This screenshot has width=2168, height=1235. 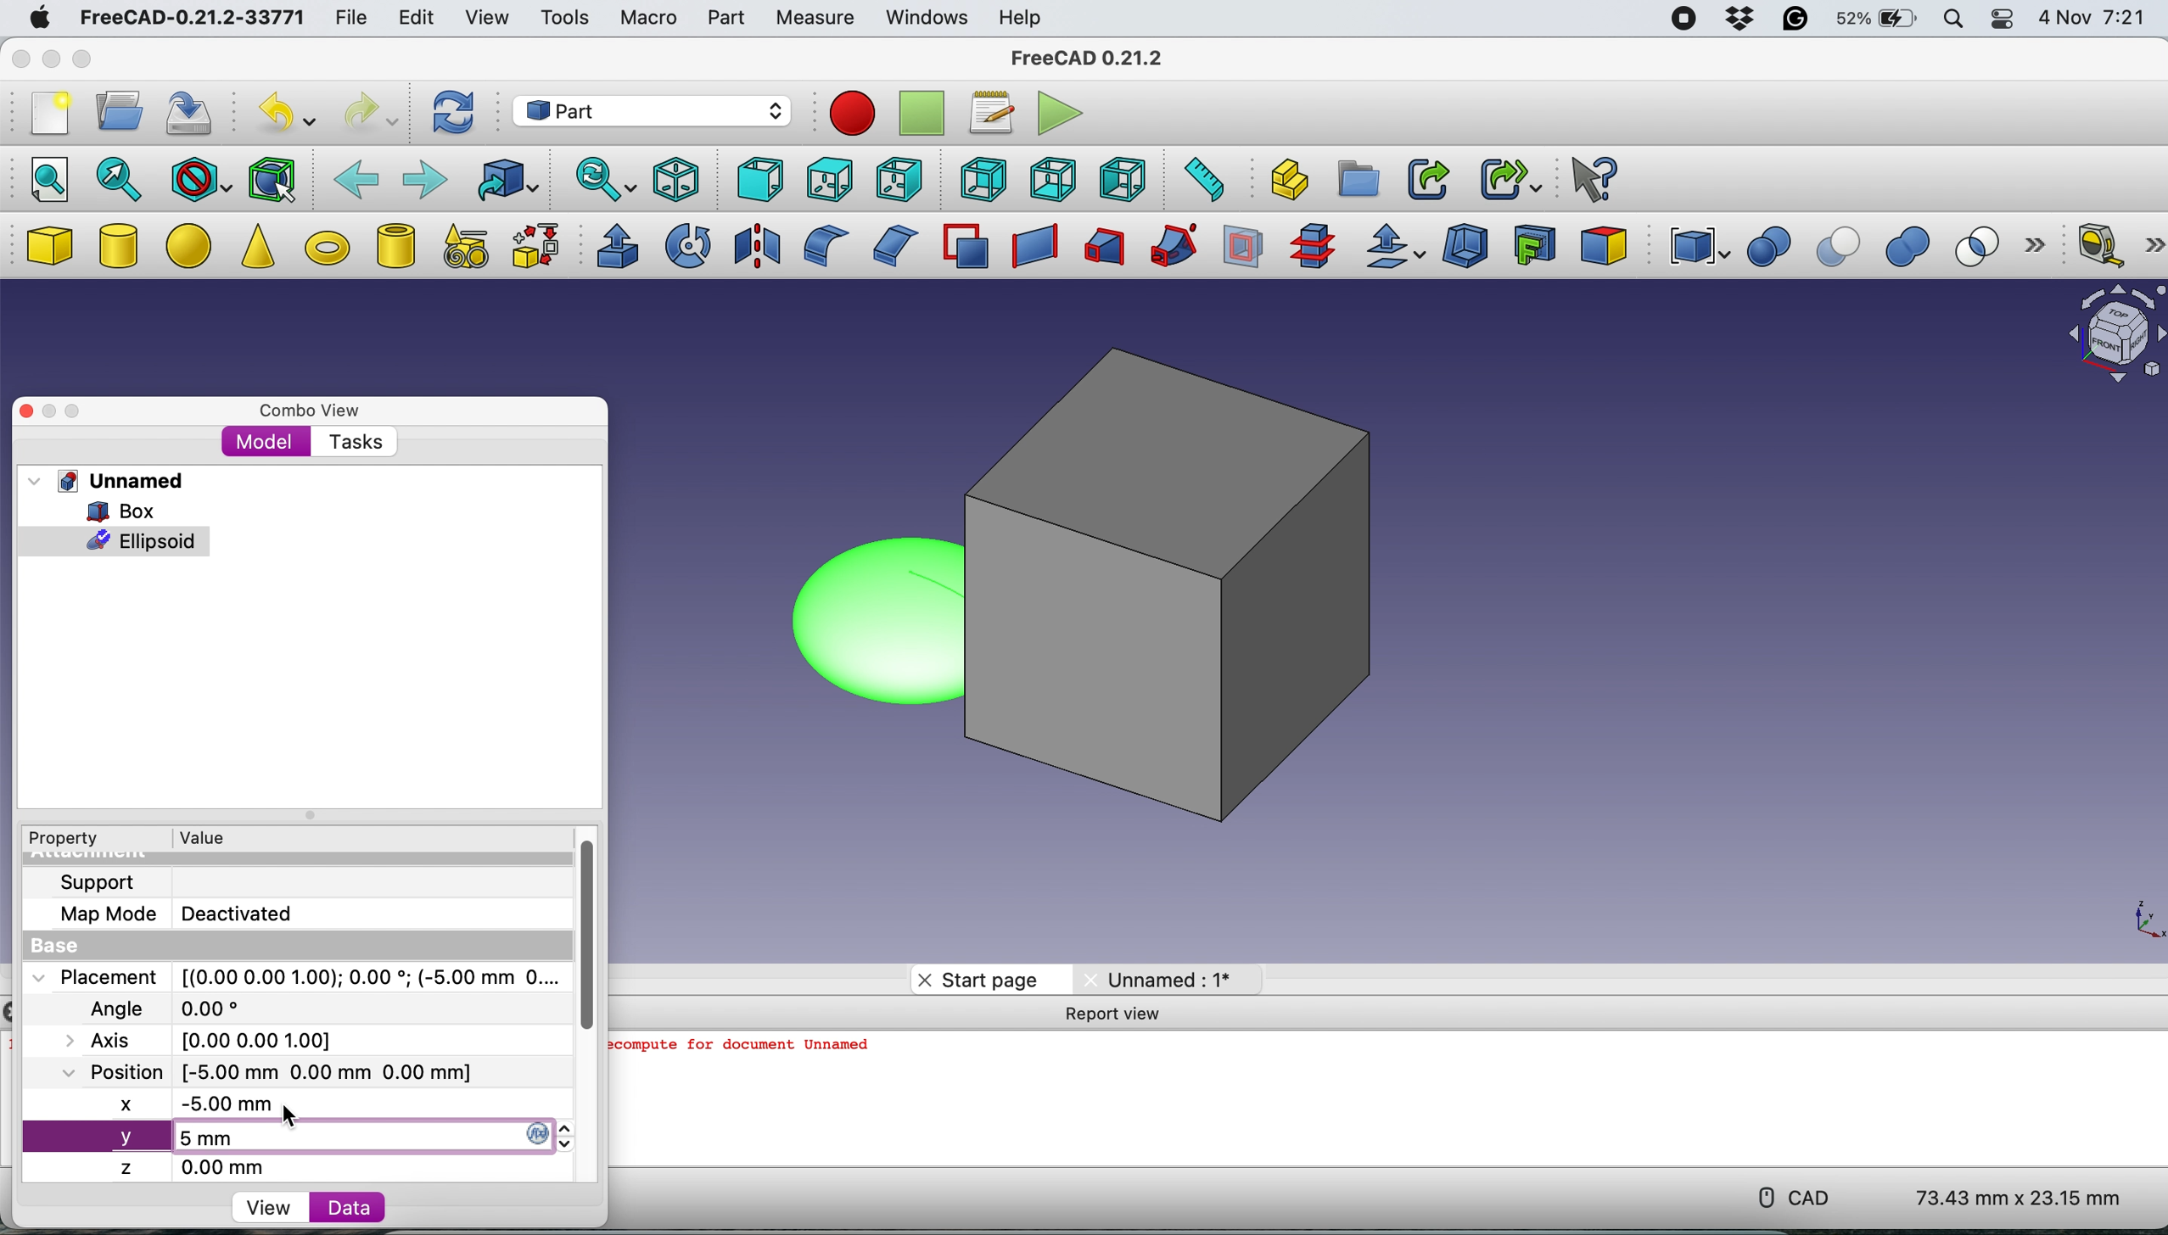 What do you see at coordinates (2003, 20) in the screenshot?
I see `control center` at bounding box center [2003, 20].